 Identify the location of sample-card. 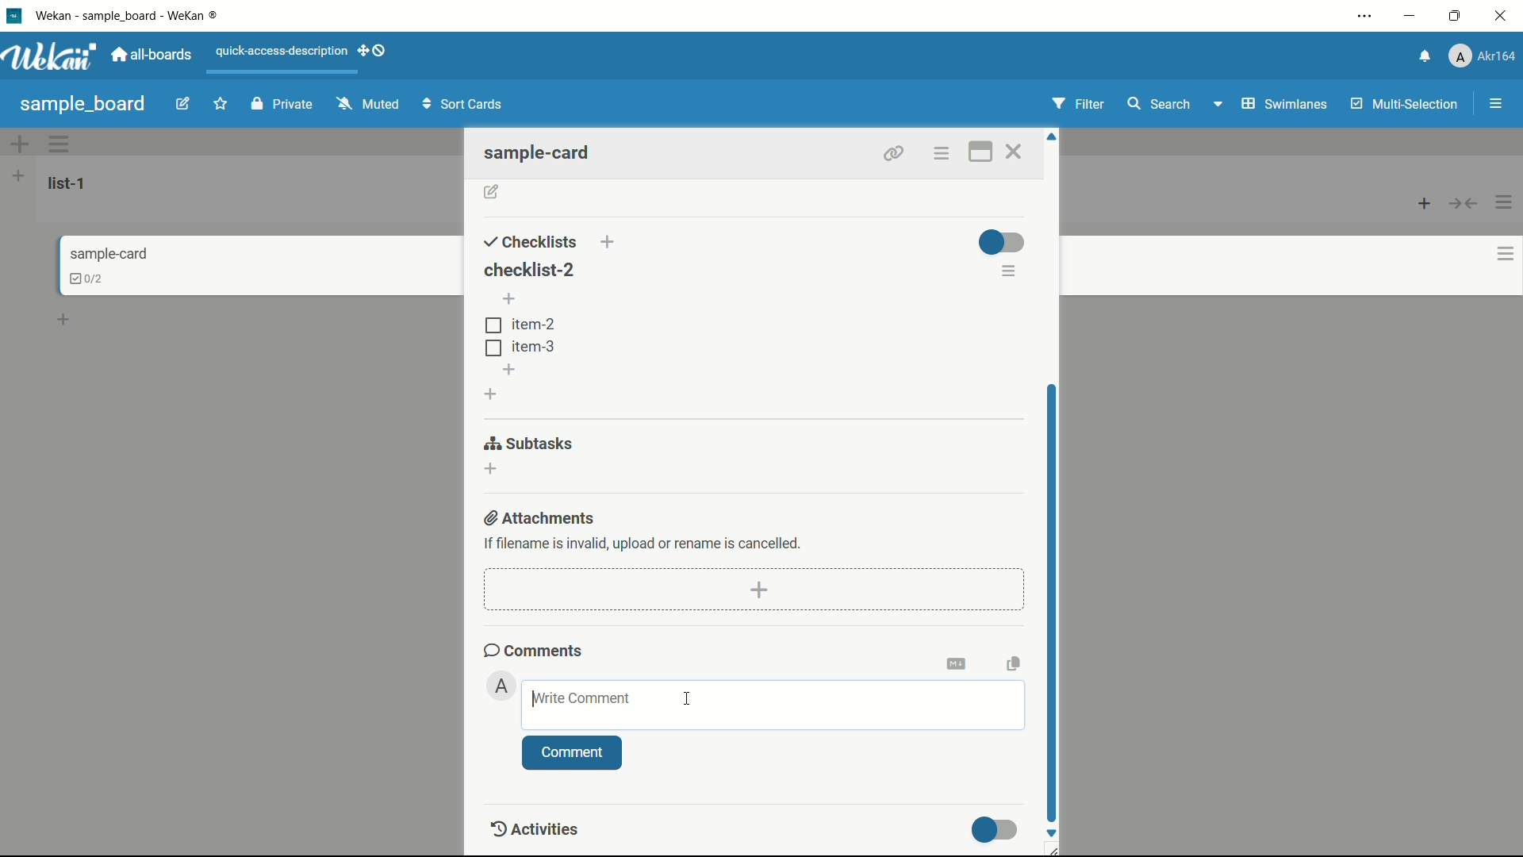
(545, 152).